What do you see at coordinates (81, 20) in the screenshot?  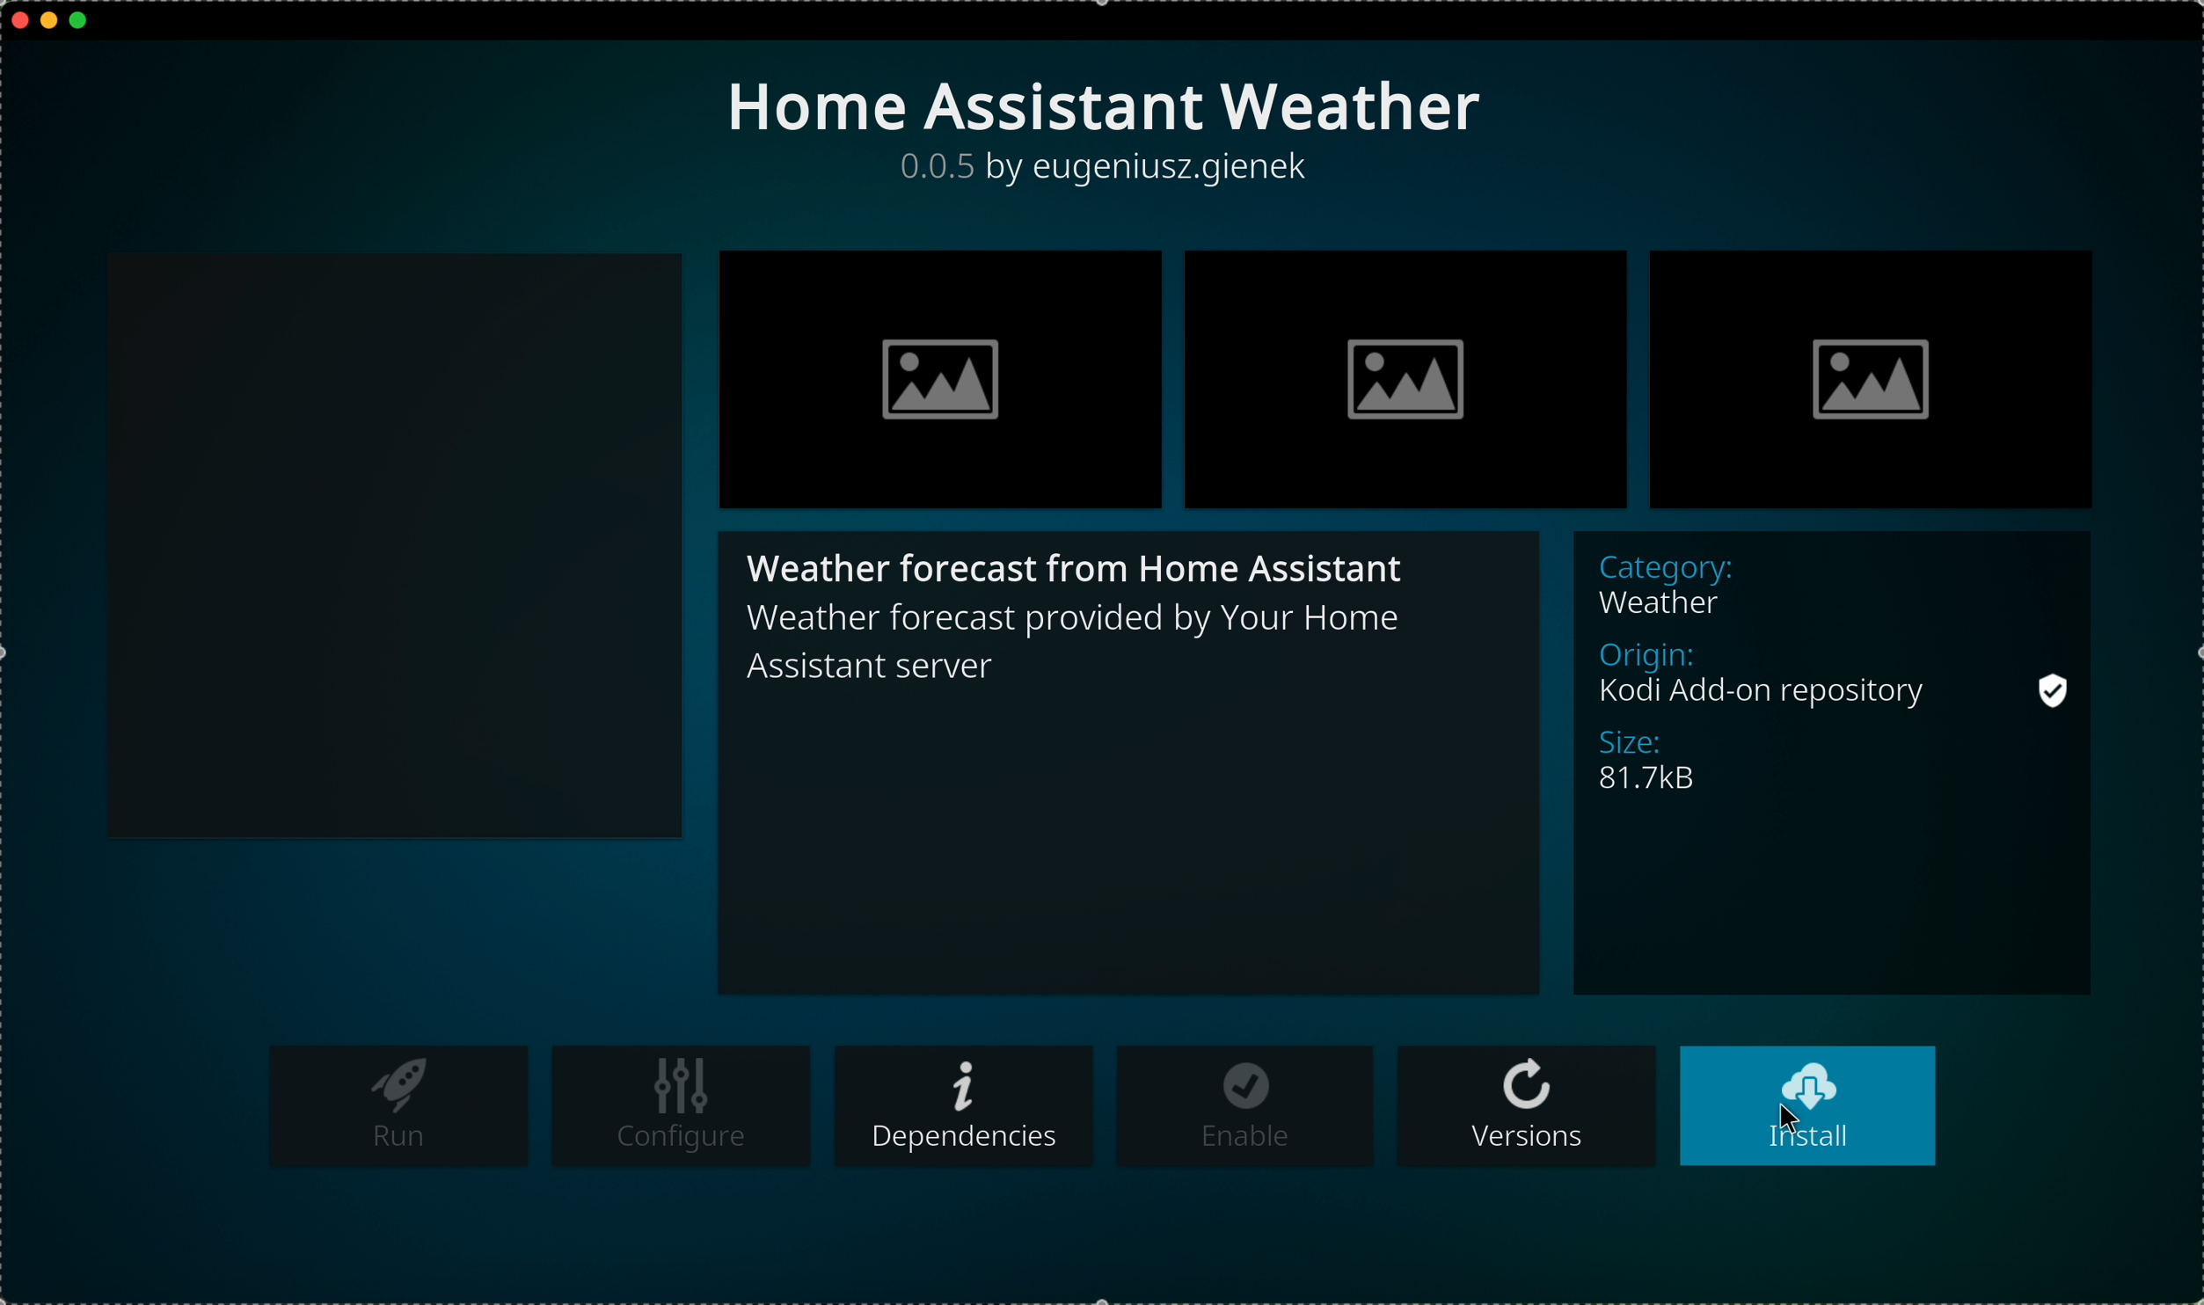 I see `maximize` at bounding box center [81, 20].